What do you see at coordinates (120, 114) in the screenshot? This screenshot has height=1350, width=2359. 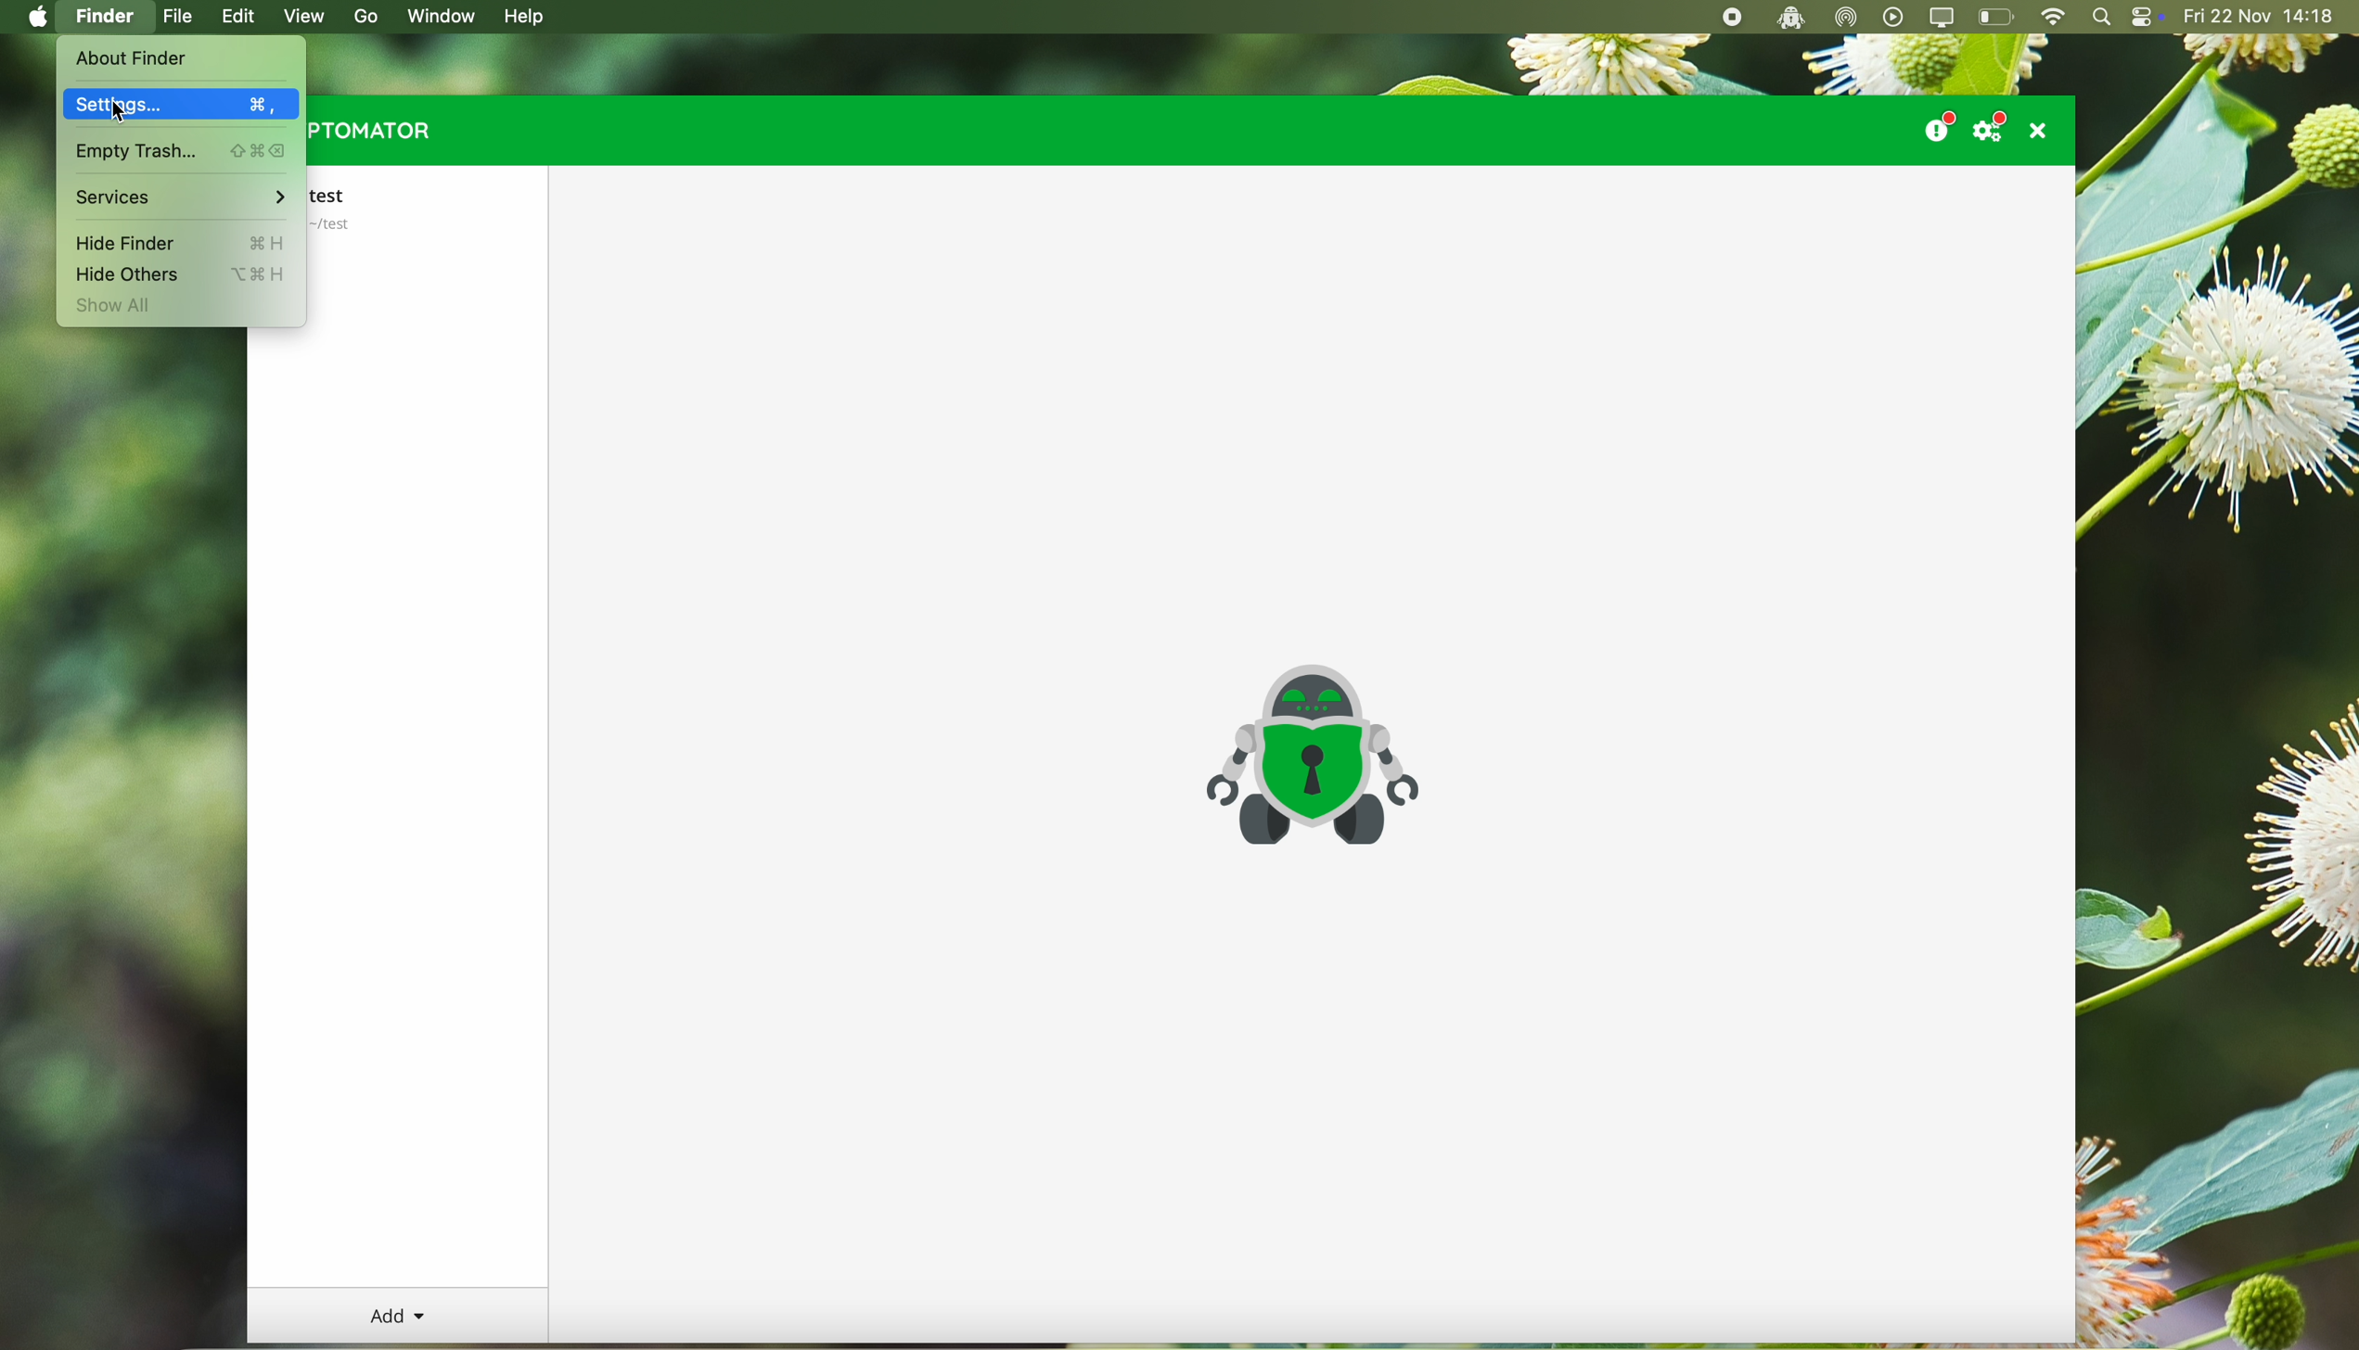 I see `Cursor` at bounding box center [120, 114].